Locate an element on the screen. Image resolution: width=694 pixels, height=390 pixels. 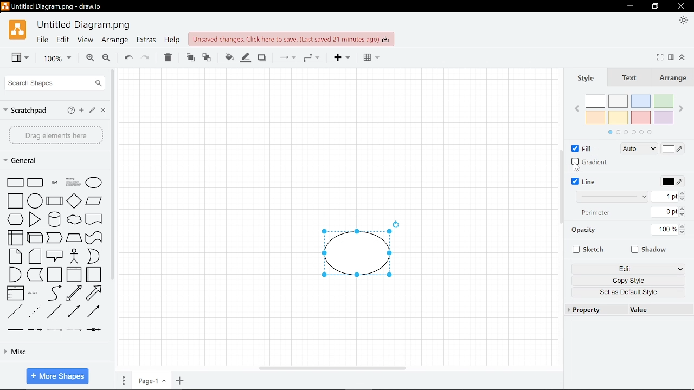
More shapes is located at coordinates (57, 375).